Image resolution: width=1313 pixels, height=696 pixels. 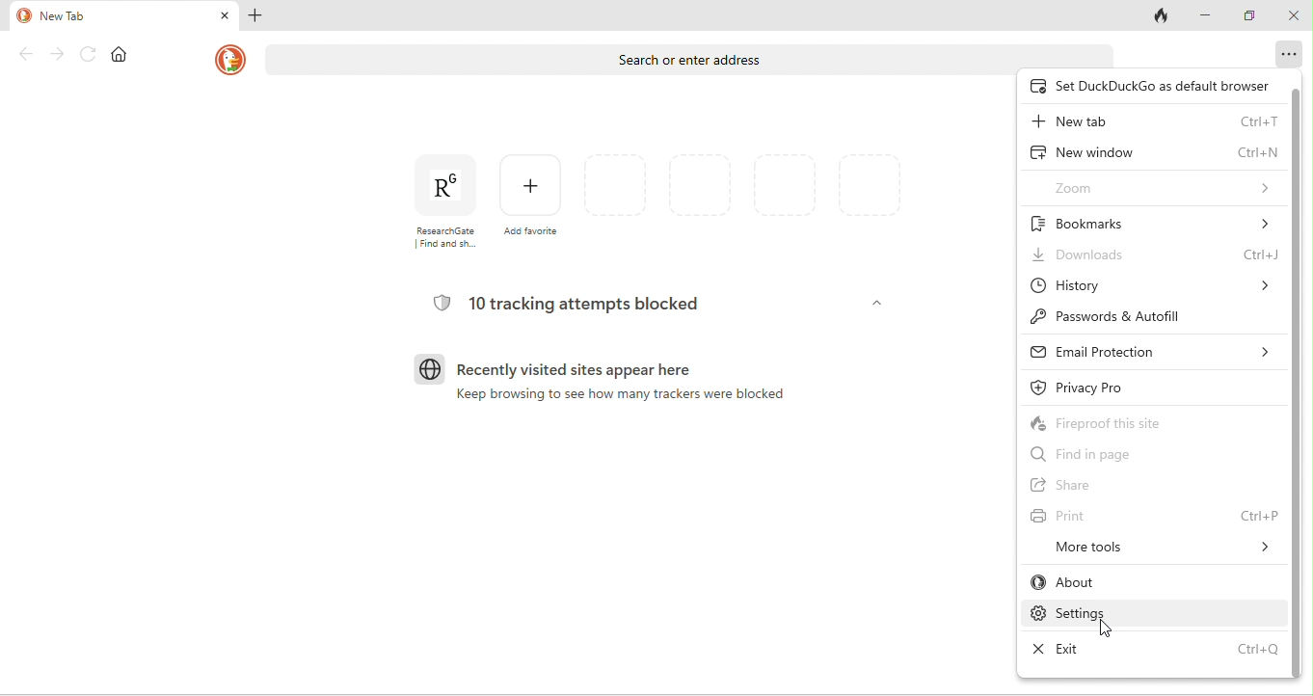 I want to click on passwords and autofill, so click(x=1111, y=315).